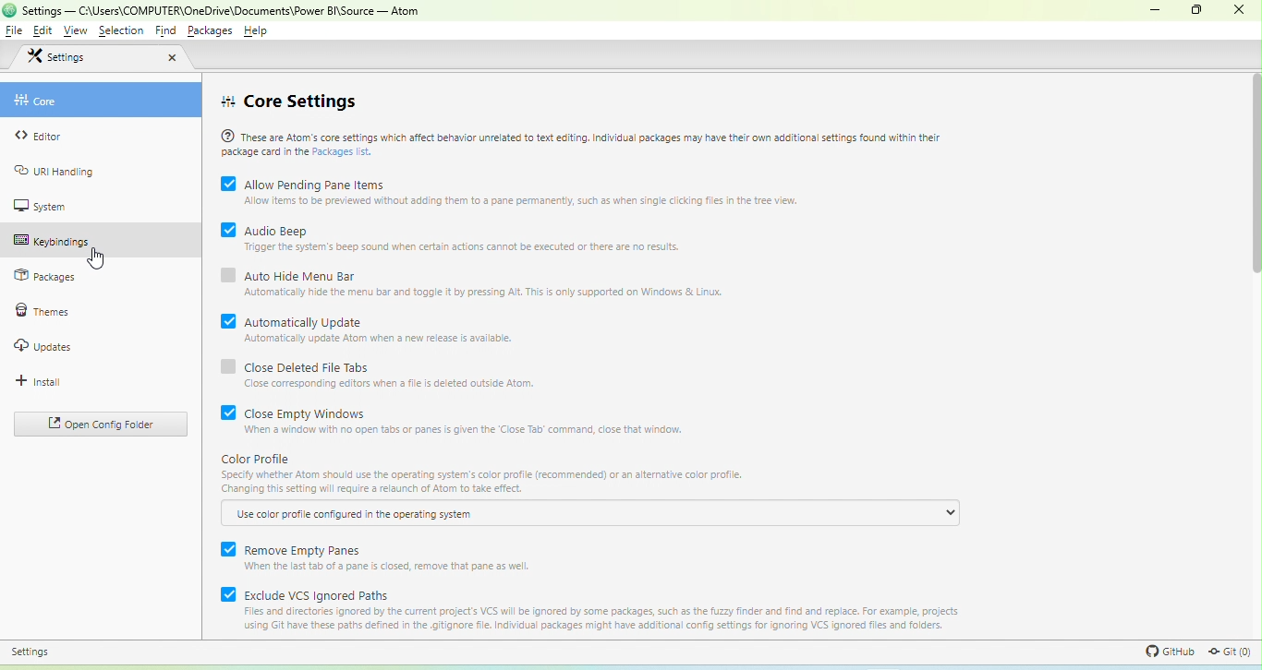  What do you see at coordinates (297, 365) in the screenshot?
I see `close deleted file tabs` at bounding box center [297, 365].